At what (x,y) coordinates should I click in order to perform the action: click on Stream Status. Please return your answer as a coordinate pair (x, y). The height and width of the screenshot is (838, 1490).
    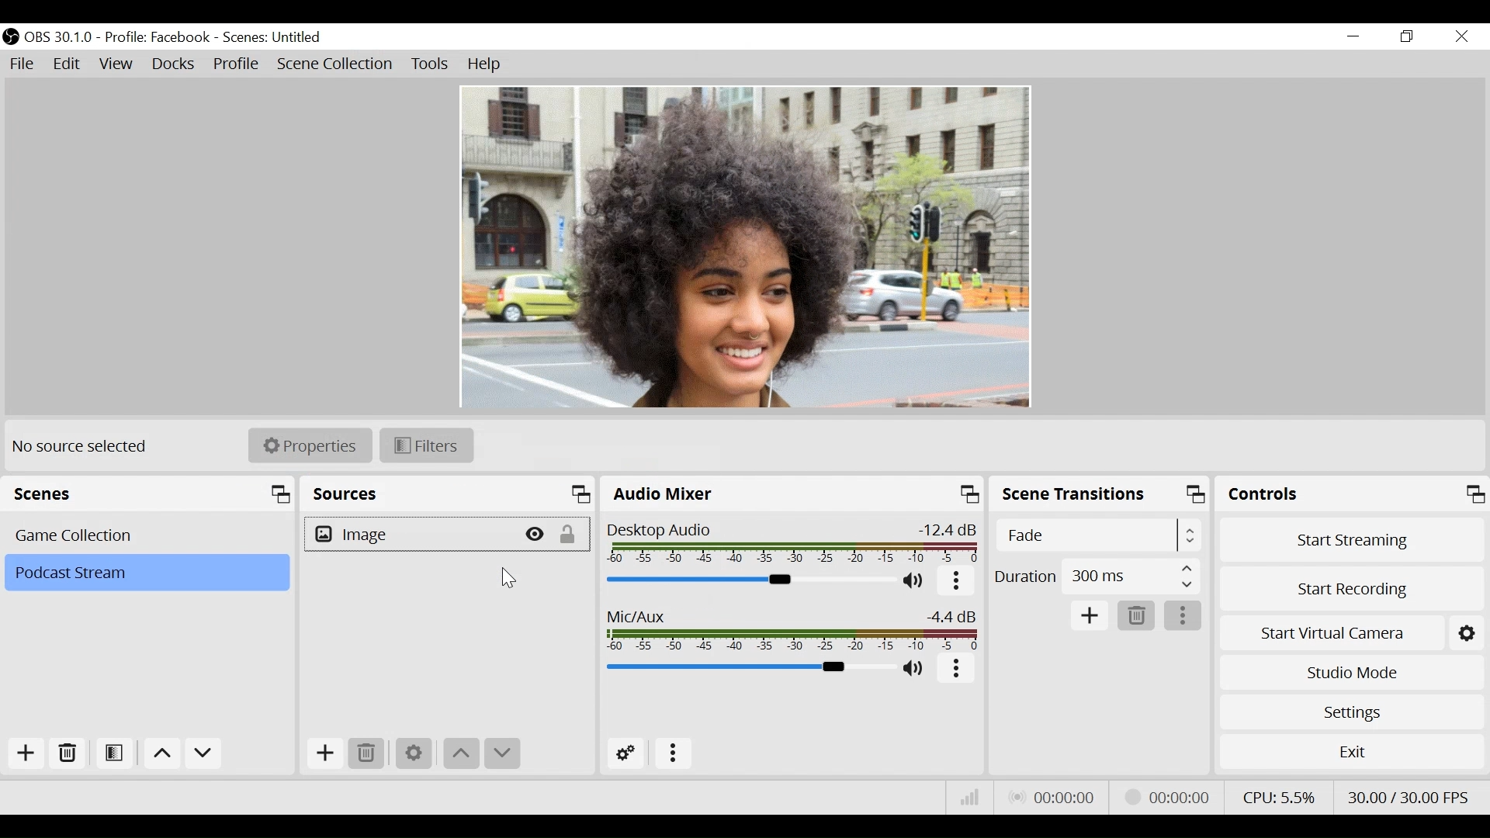
    Looking at the image, I should click on (1177, 797).